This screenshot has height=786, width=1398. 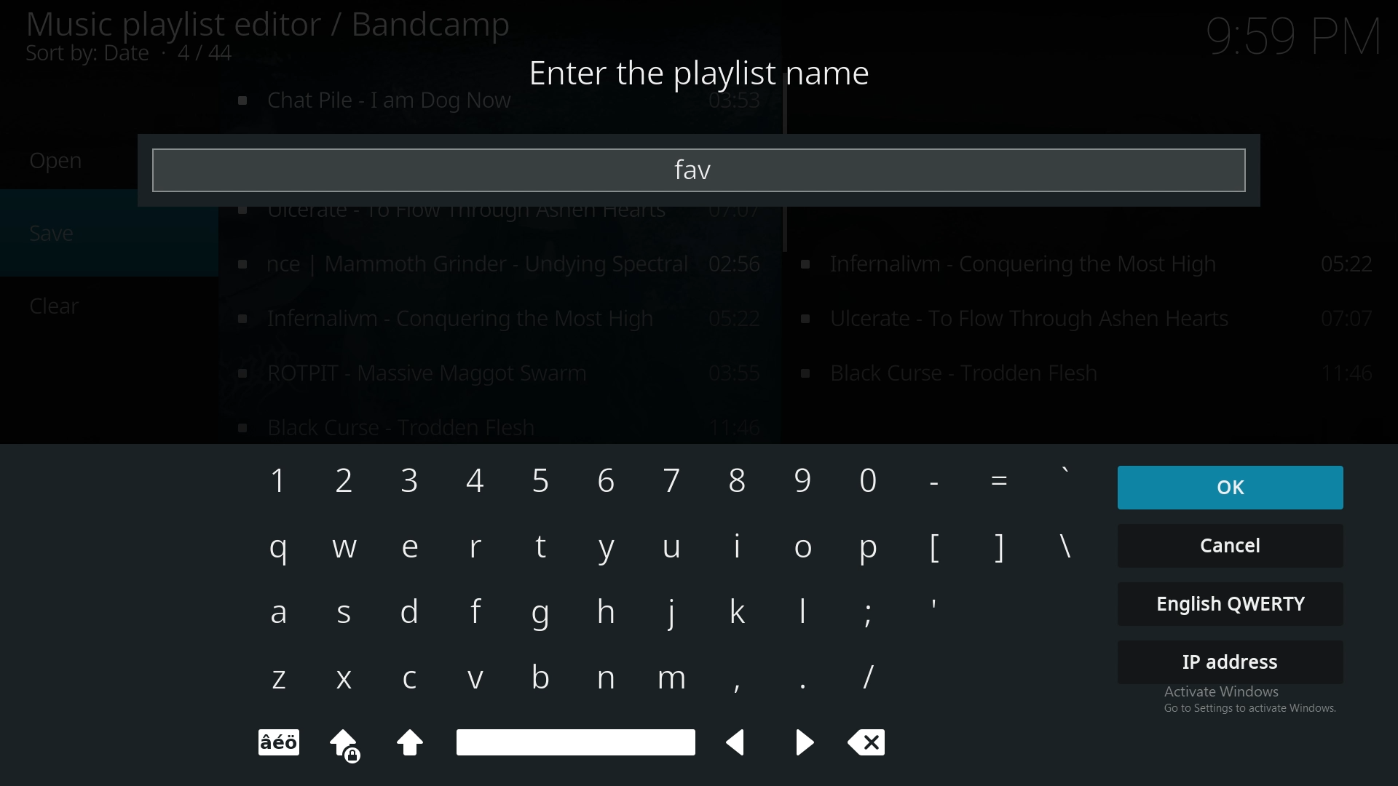 What do you see at coordinates (1233, 604) in the screenshot?
I see `english qwerty` at bounding box center [1233, 604].